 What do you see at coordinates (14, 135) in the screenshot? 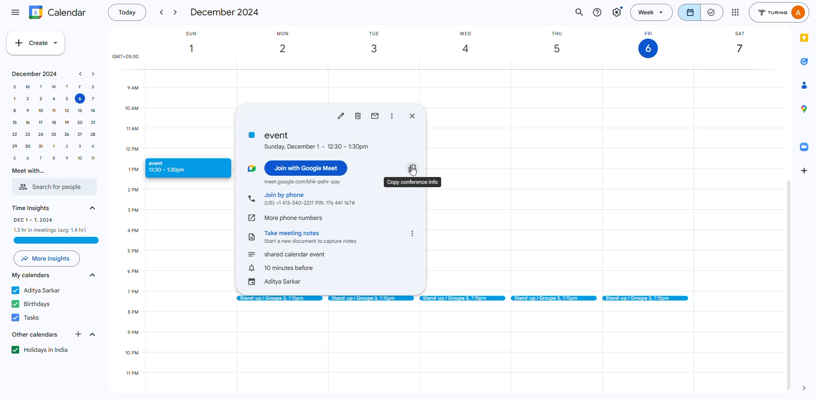
I see `22` at bounding box center [14, 135].